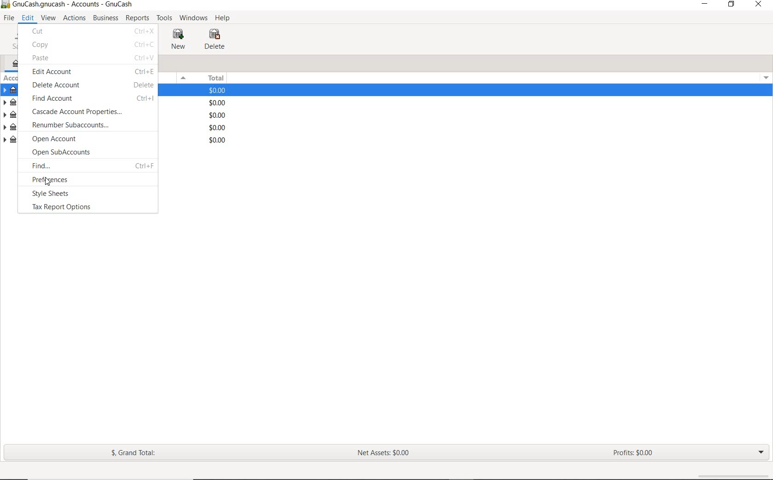  What do you see at coordinates (92, 59) in the screenshot?
I see `PASTE` at bounding box center [92, 59].